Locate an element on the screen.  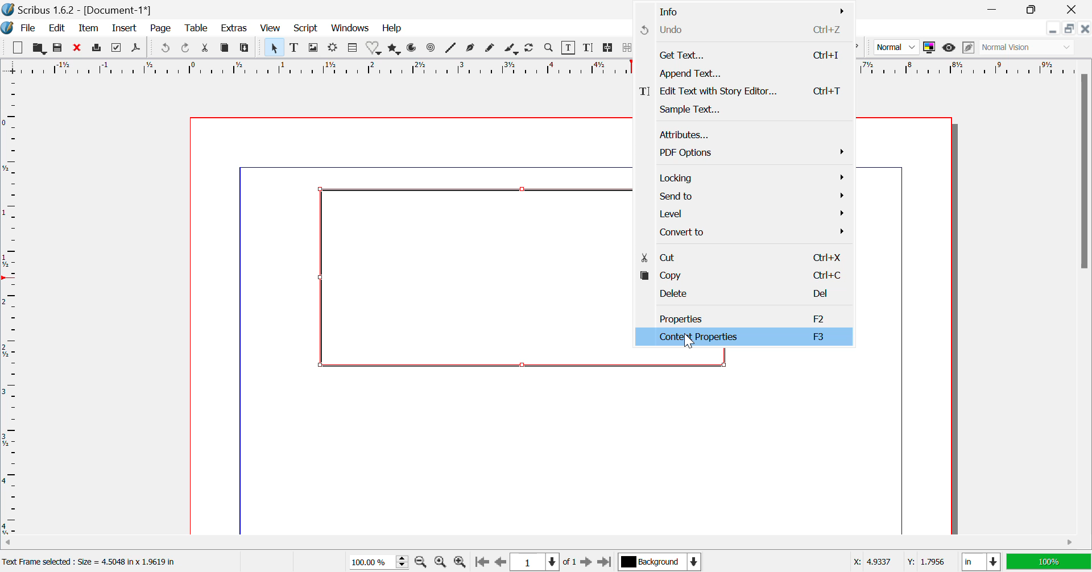
Arcs is located at coordinates (413, 49).